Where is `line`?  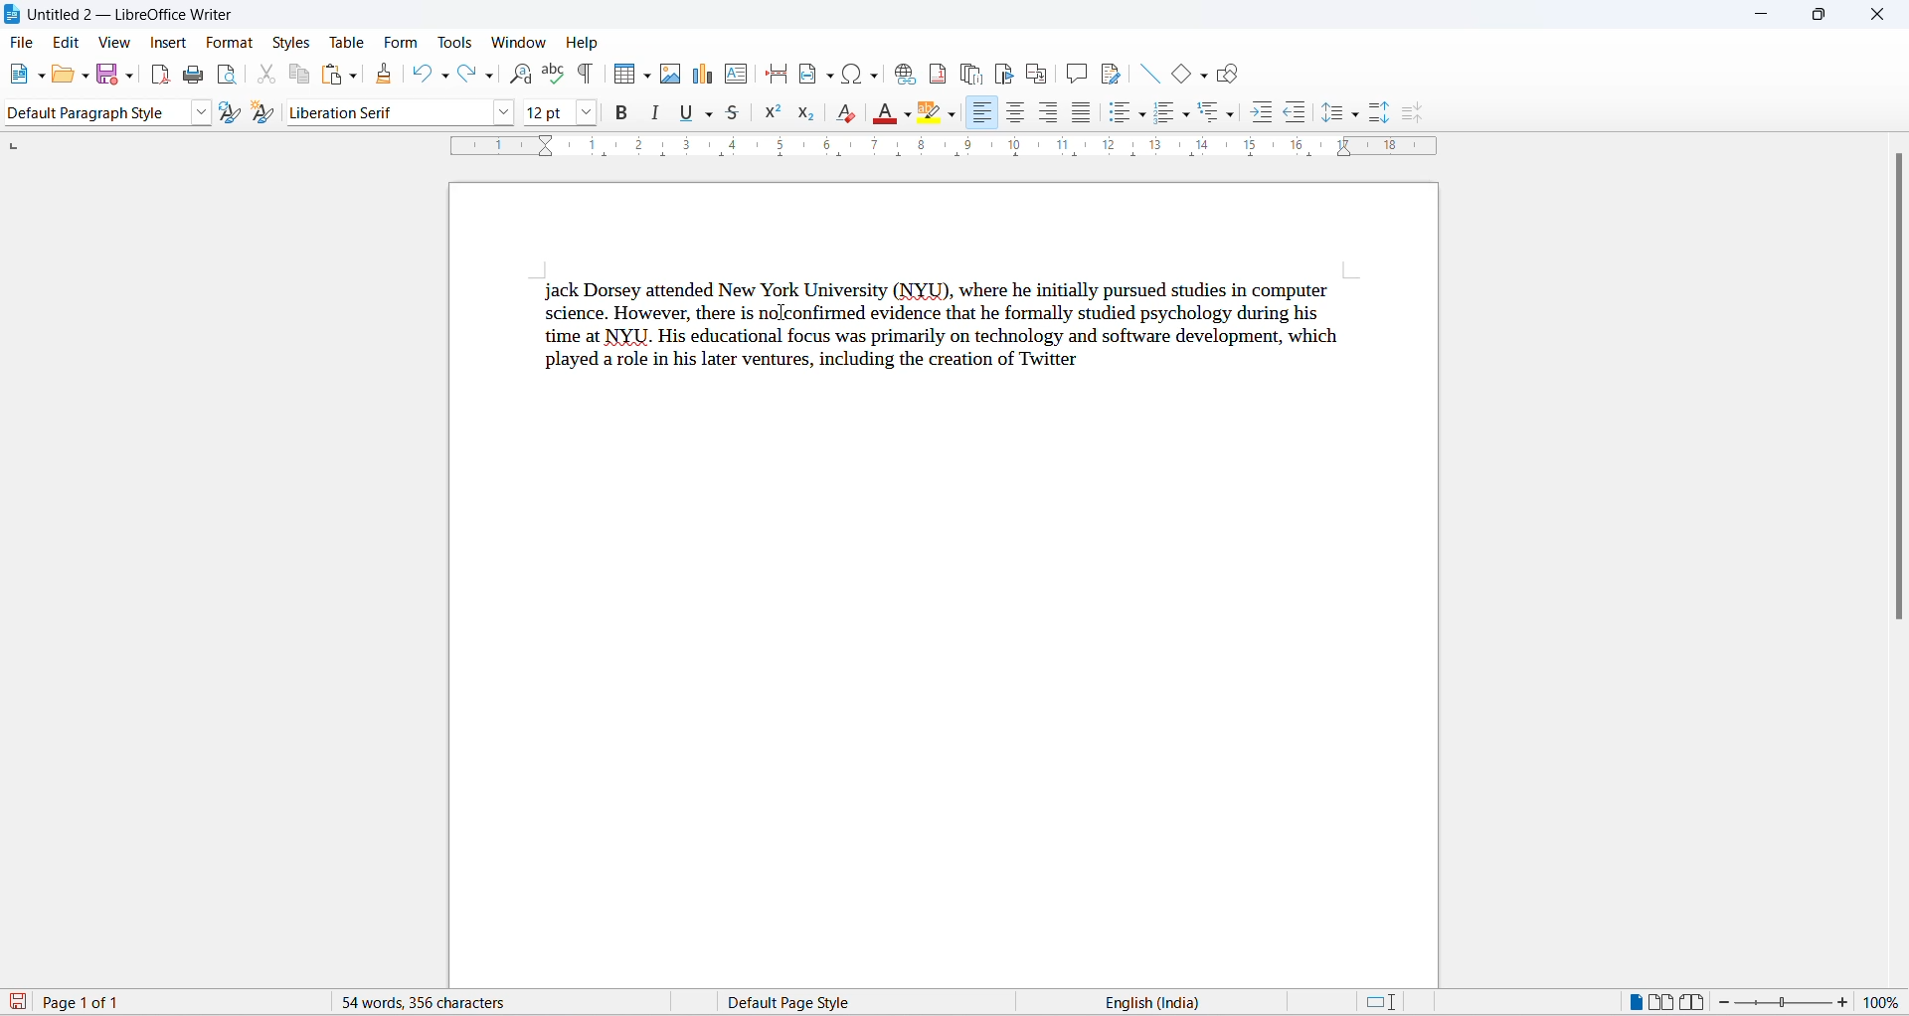
line is located at coordinates (1152, 74).